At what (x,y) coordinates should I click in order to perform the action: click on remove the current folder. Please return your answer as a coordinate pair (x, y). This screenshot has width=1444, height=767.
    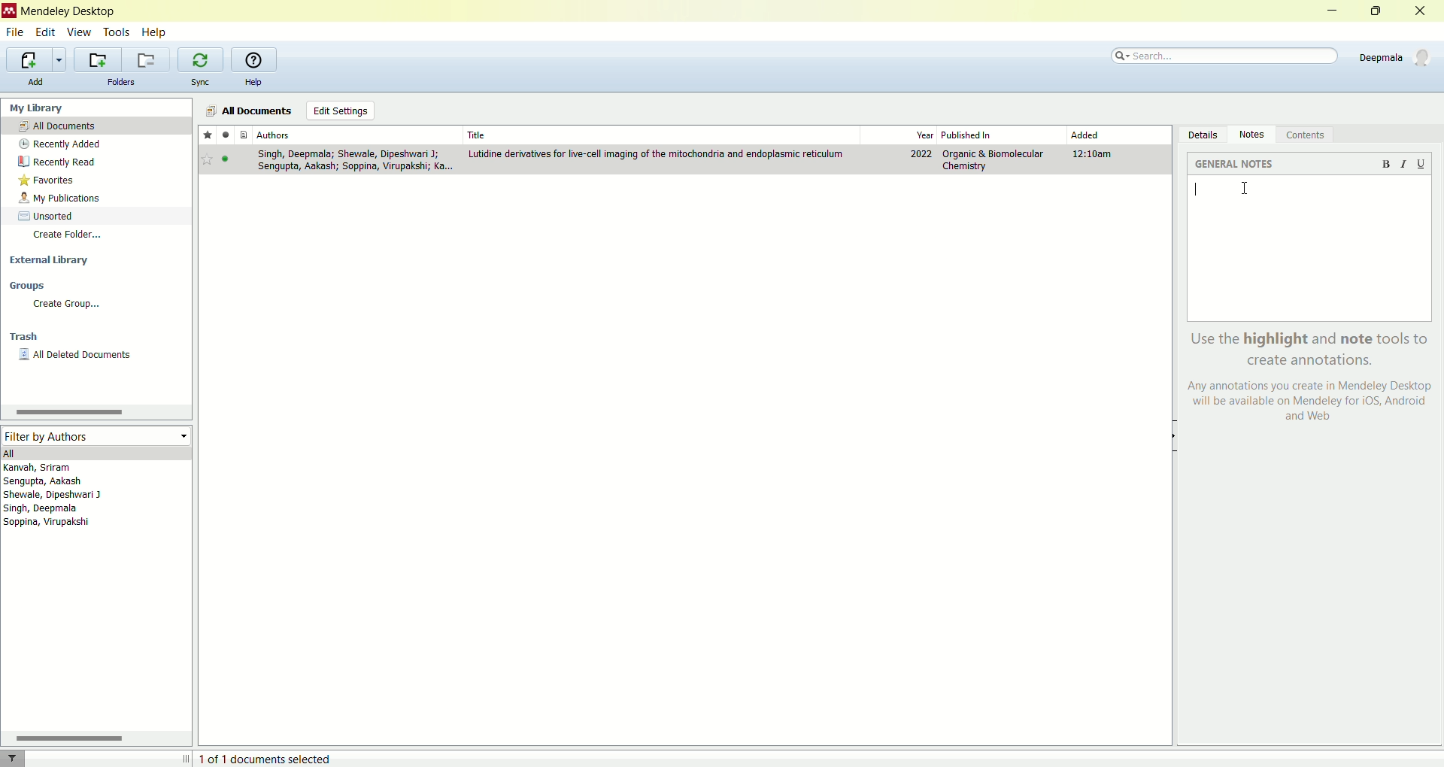
    Looking at the image, I should click on (146, 60).